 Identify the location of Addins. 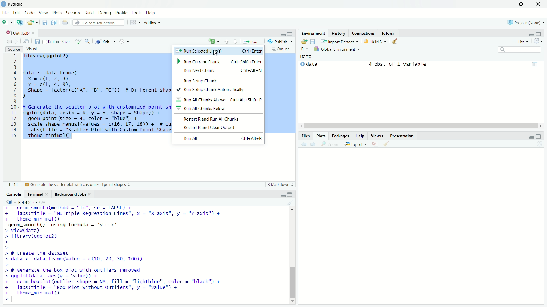
(153, 22).